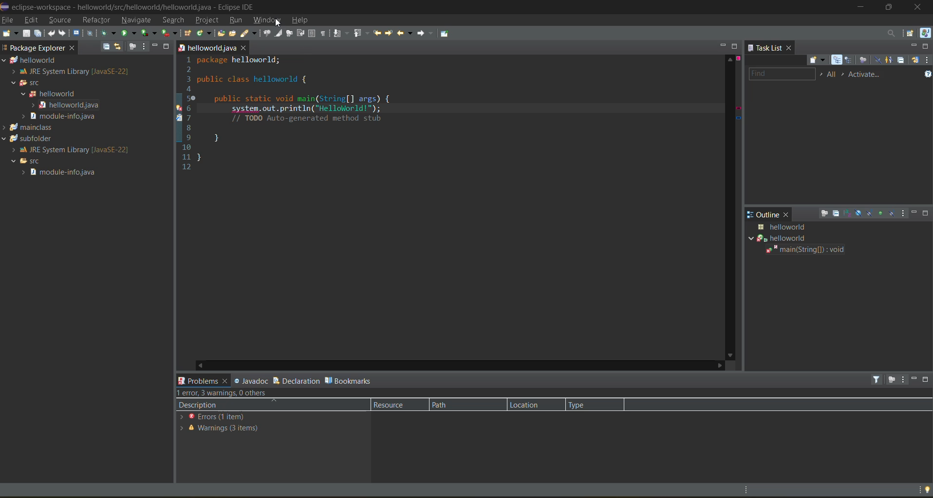  Describe the element at coordinates (222, 34) in the screenshot. I see `open type` at that location.